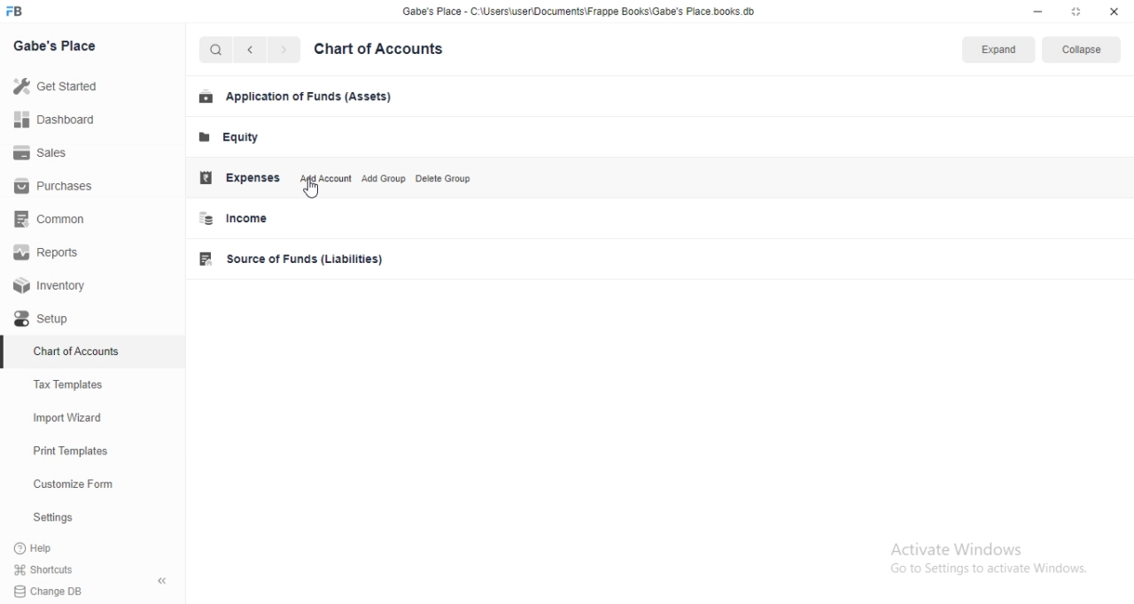  I want to click on next, so click(290, 51).